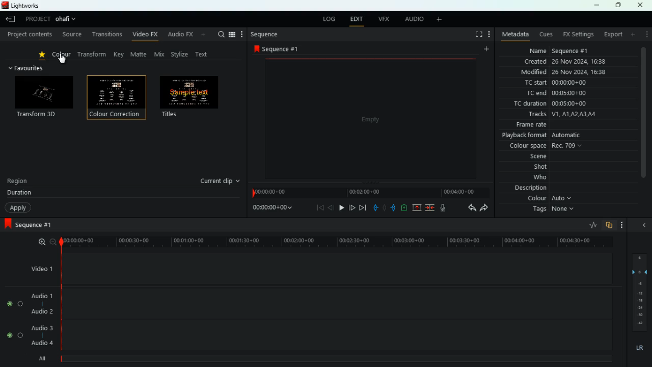  I want to click on key, so click(119, 55).